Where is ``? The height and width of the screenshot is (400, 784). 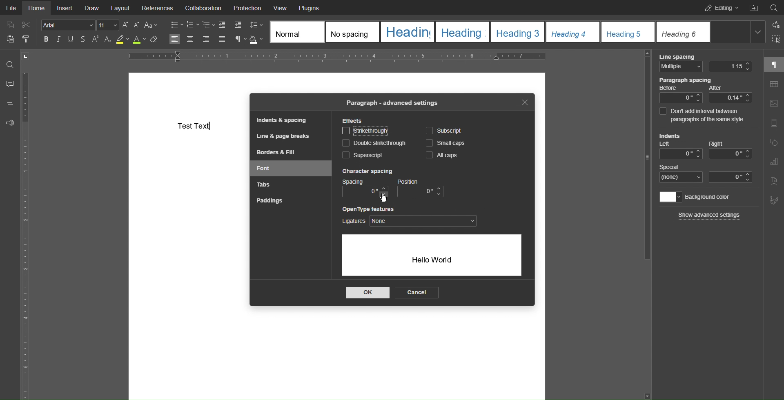  is located at coordinates (382, 199).